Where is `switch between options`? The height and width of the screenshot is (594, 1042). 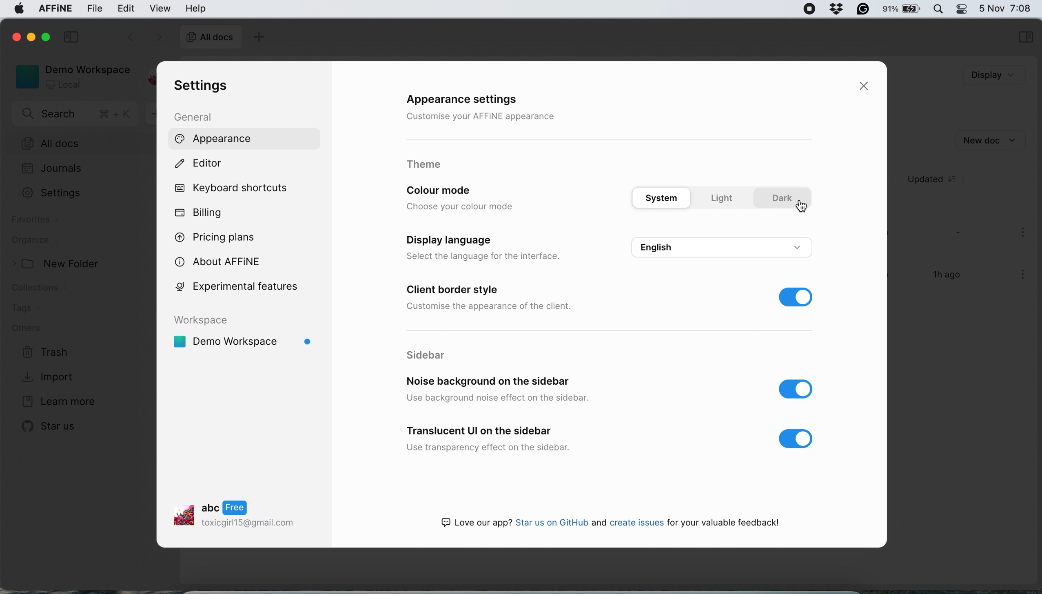
switch between options is located at coordinates (158, 37).